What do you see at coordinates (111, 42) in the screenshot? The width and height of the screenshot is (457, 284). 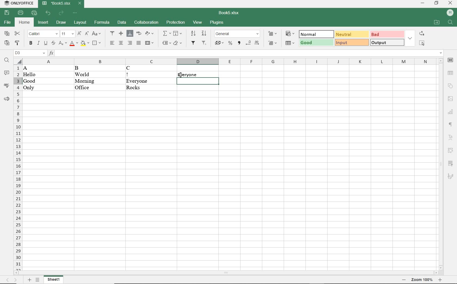 I see `align left` at bounding box center [111, 42].